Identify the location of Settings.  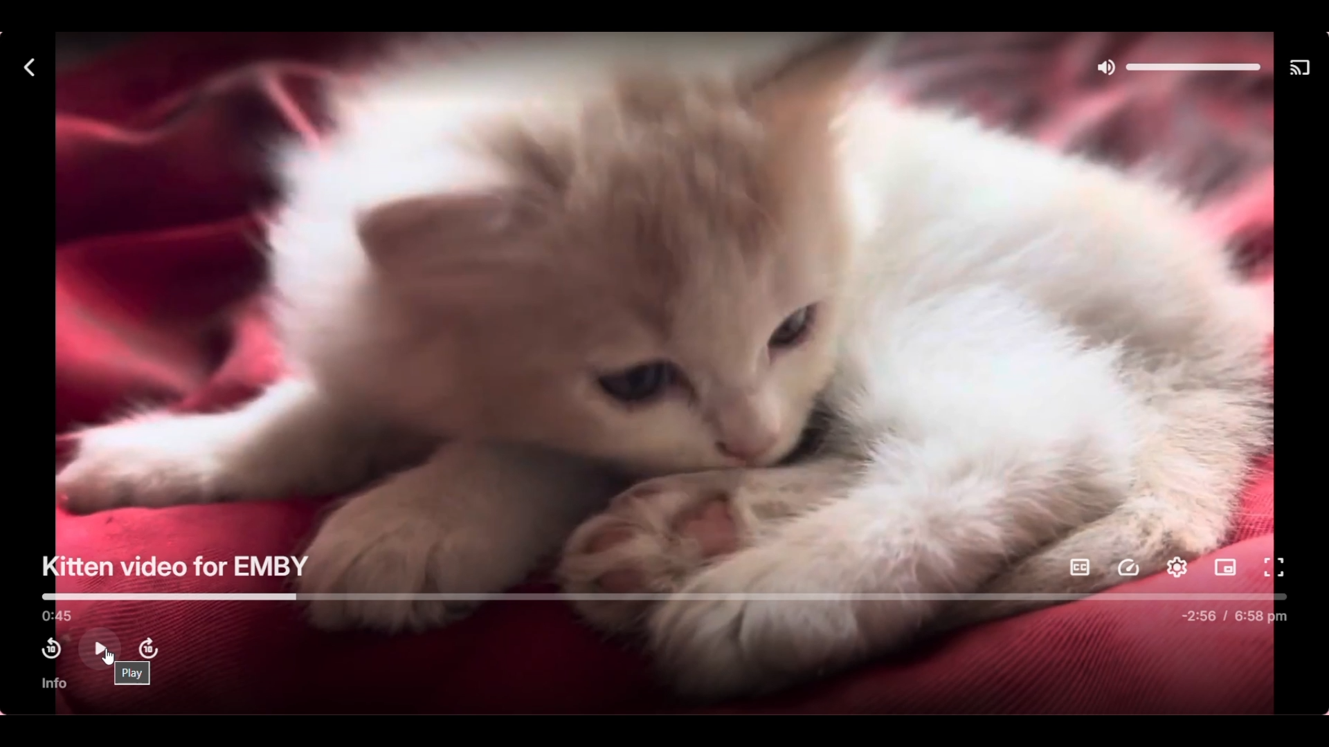
(1177, 567).